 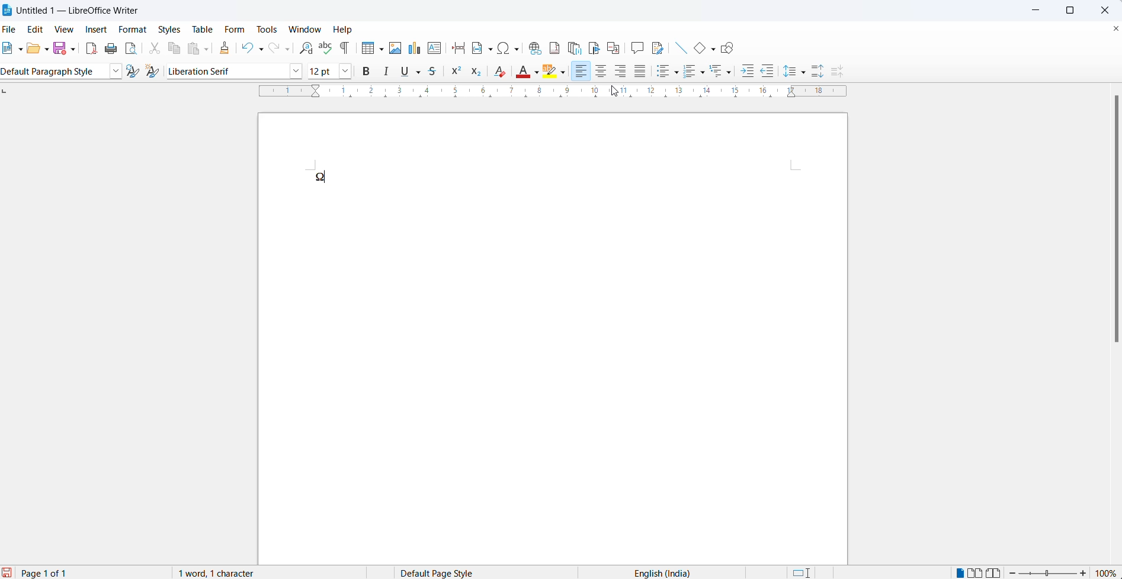 I want to click on help, so click(x=348, y=31).